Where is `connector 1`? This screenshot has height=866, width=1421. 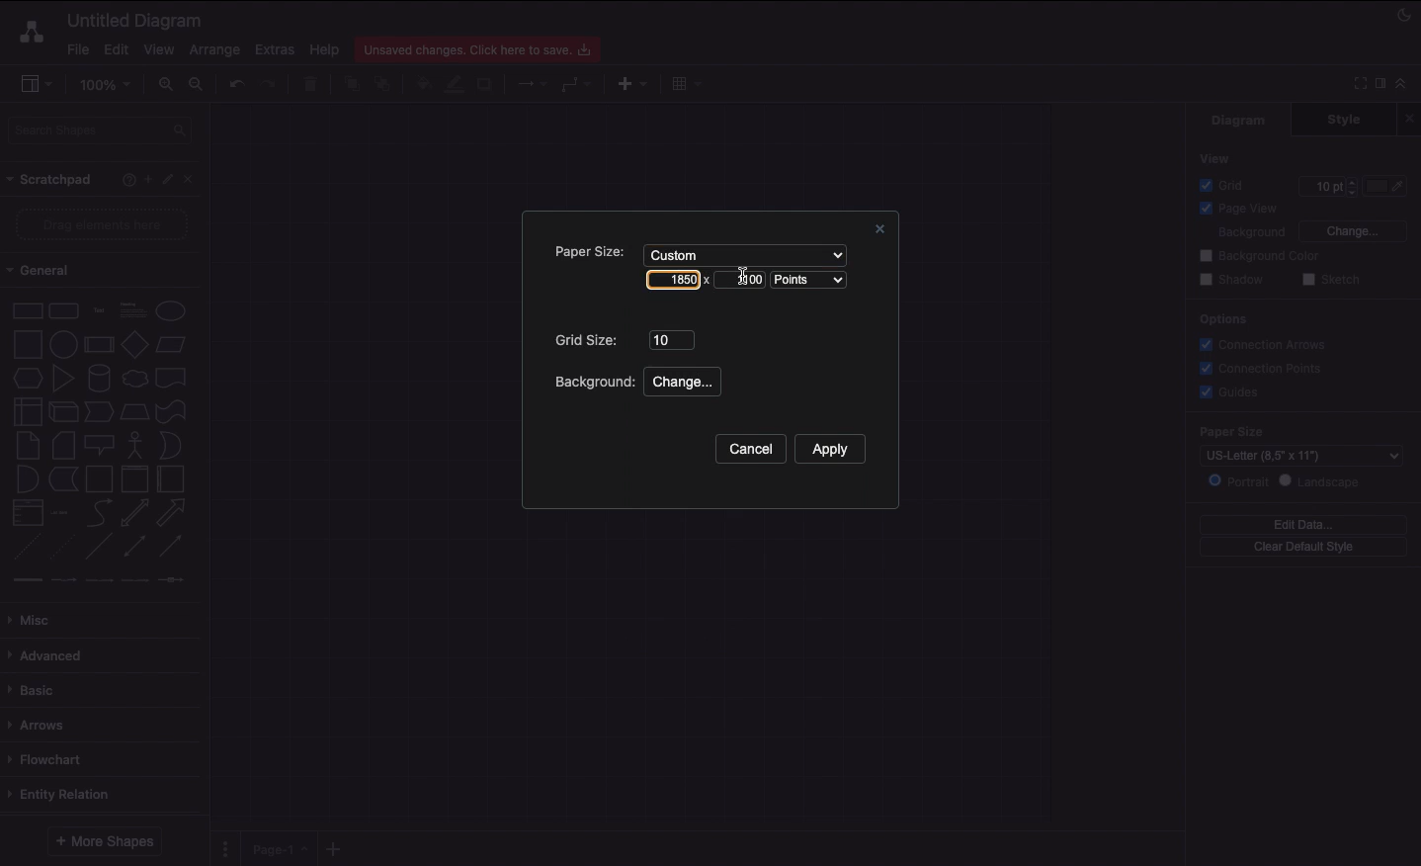
connector 1 is located at coordinates (25, 580).